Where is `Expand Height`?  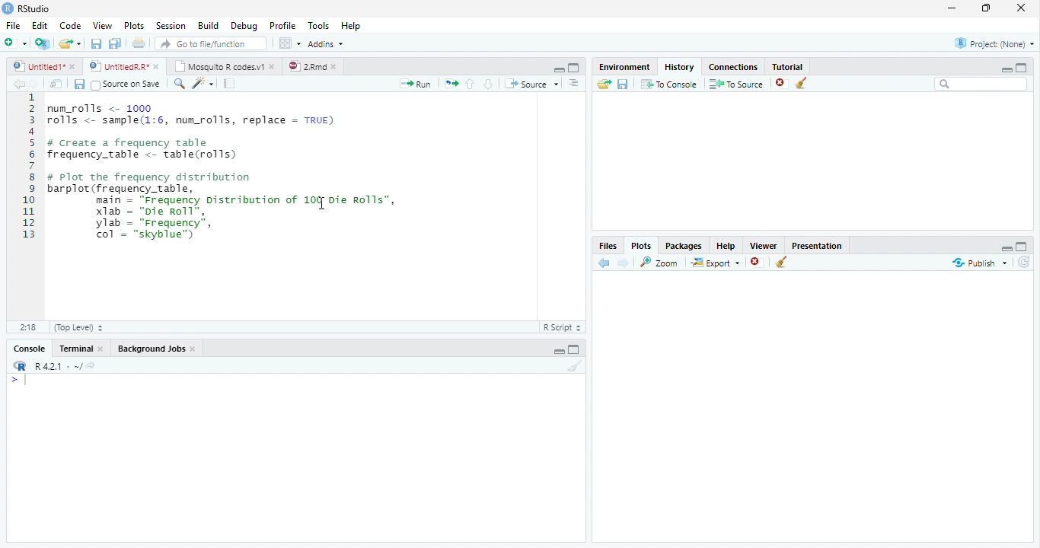
Expand Height is located at coordinates (575, 349).